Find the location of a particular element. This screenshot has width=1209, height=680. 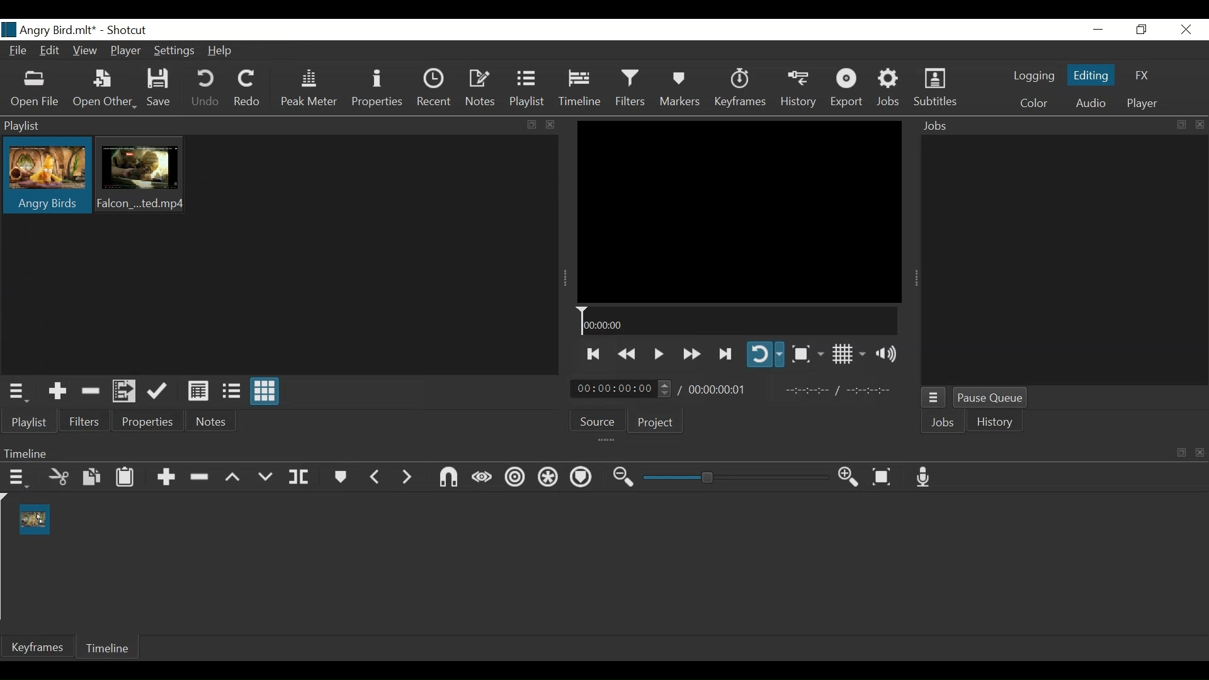

Clip is located at coordinates (144, 176).